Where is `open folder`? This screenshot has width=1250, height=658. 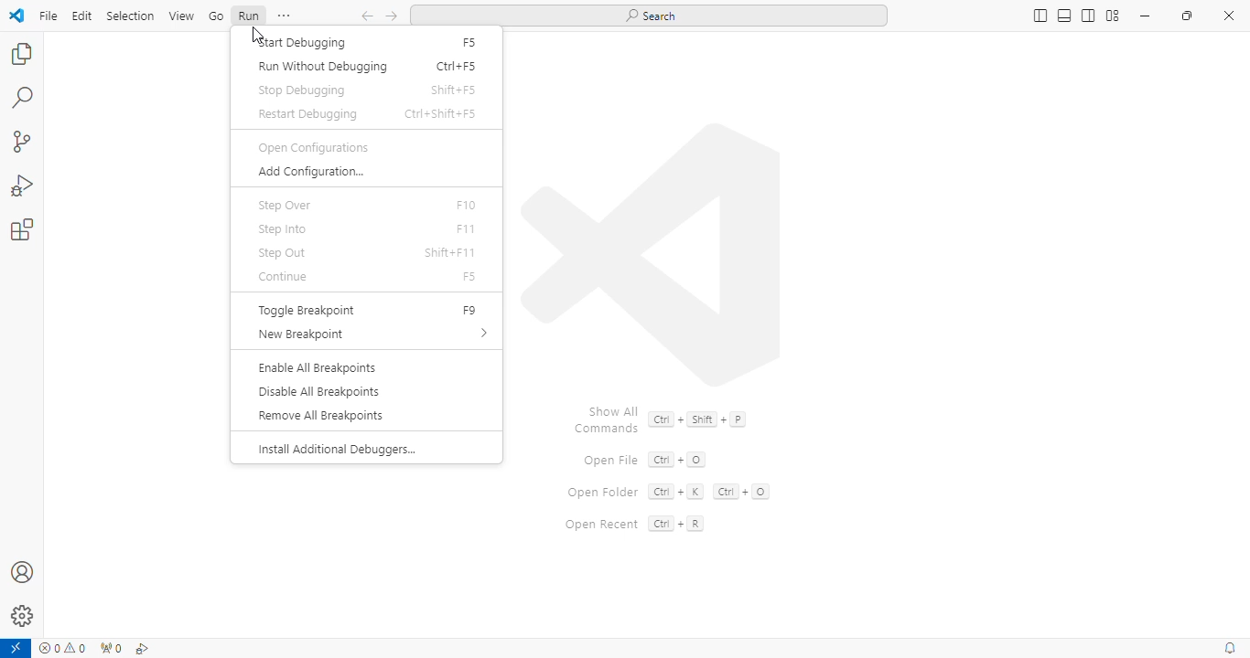 open folder is located at coordinates (601, 493).